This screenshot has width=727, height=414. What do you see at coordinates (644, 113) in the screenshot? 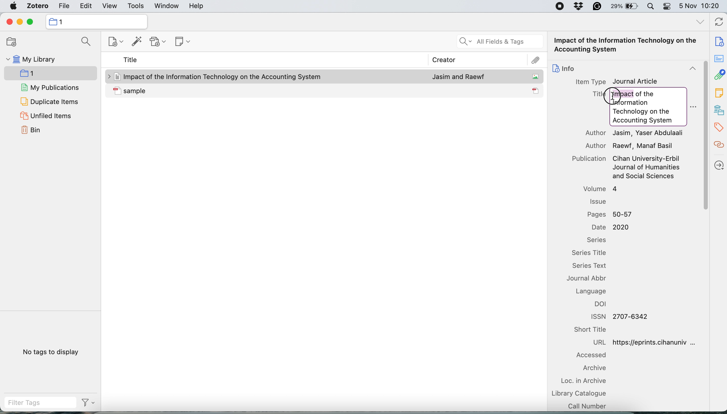
I see `Information Technology on the Accounting System` at bounding box center [644, 113].